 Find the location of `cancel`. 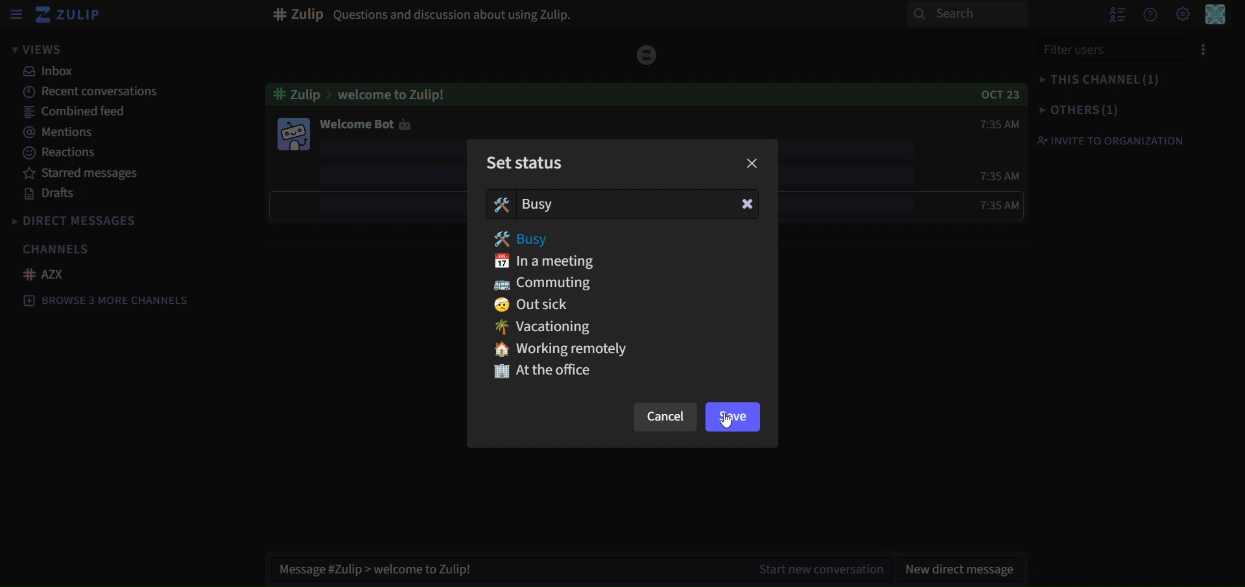

cancel is located at coordinates (662, 419).